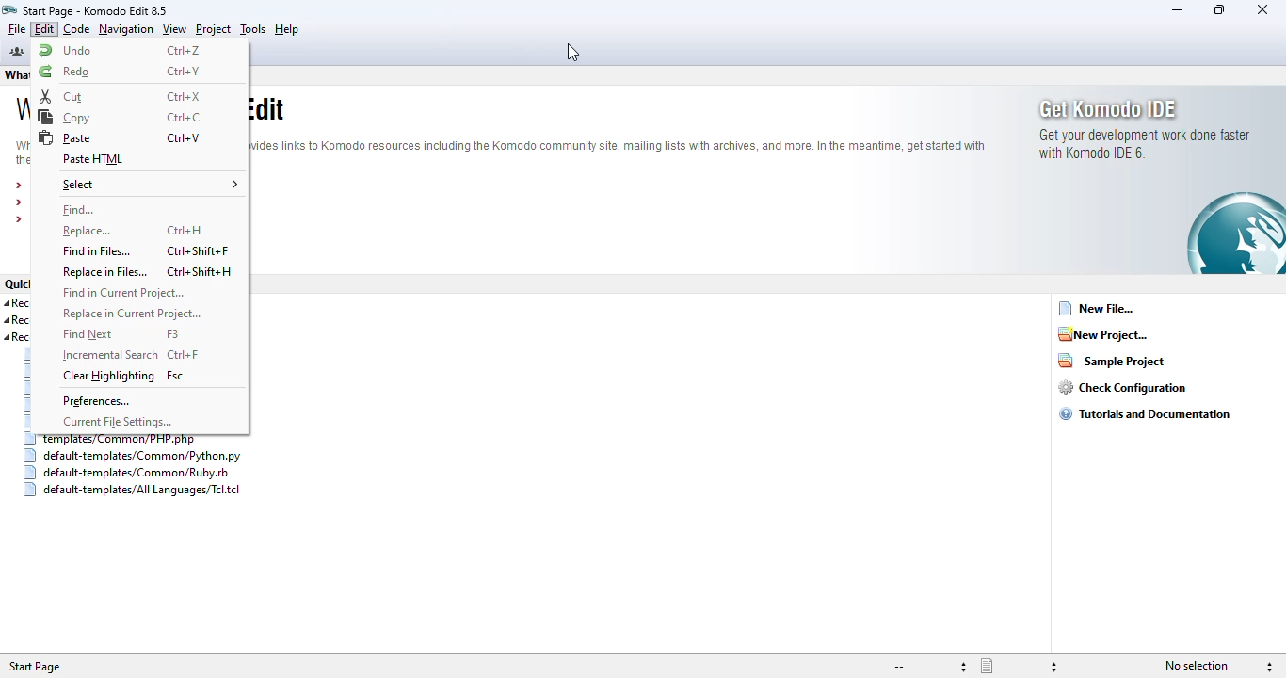  Describe the element at coordinates (929, 667) in the screenshot. I see `file encoding` at that location.